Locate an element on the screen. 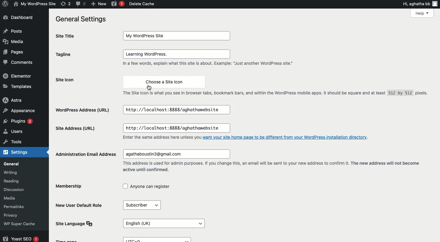 The image size is (440, 242). In a few words, explain what this site is about. Example: “Just another WordPress site.” is located at coordinates (207, 65).